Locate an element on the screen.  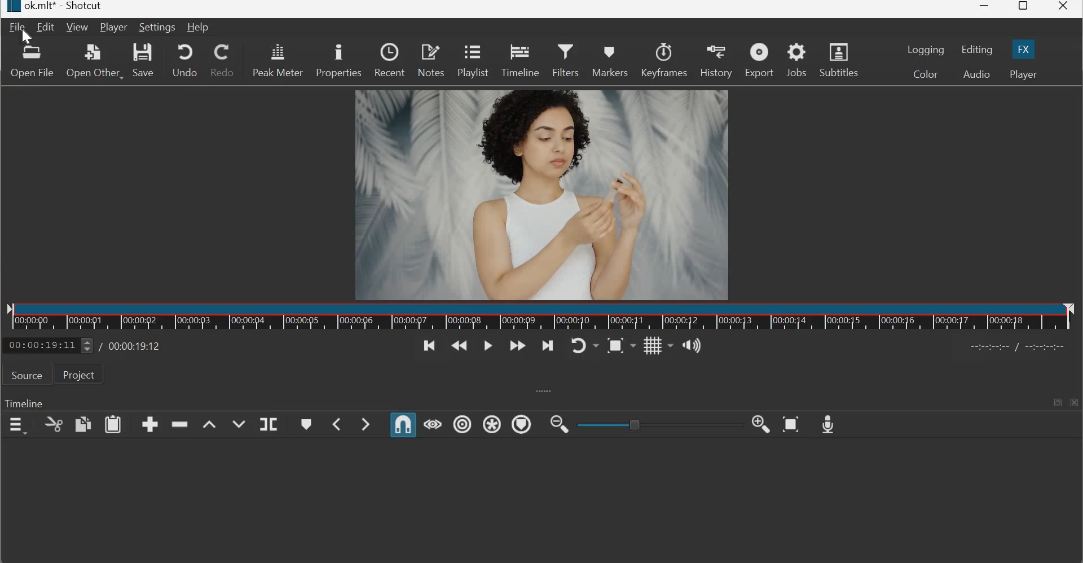
Ripple is located at coordinates (462, 424).